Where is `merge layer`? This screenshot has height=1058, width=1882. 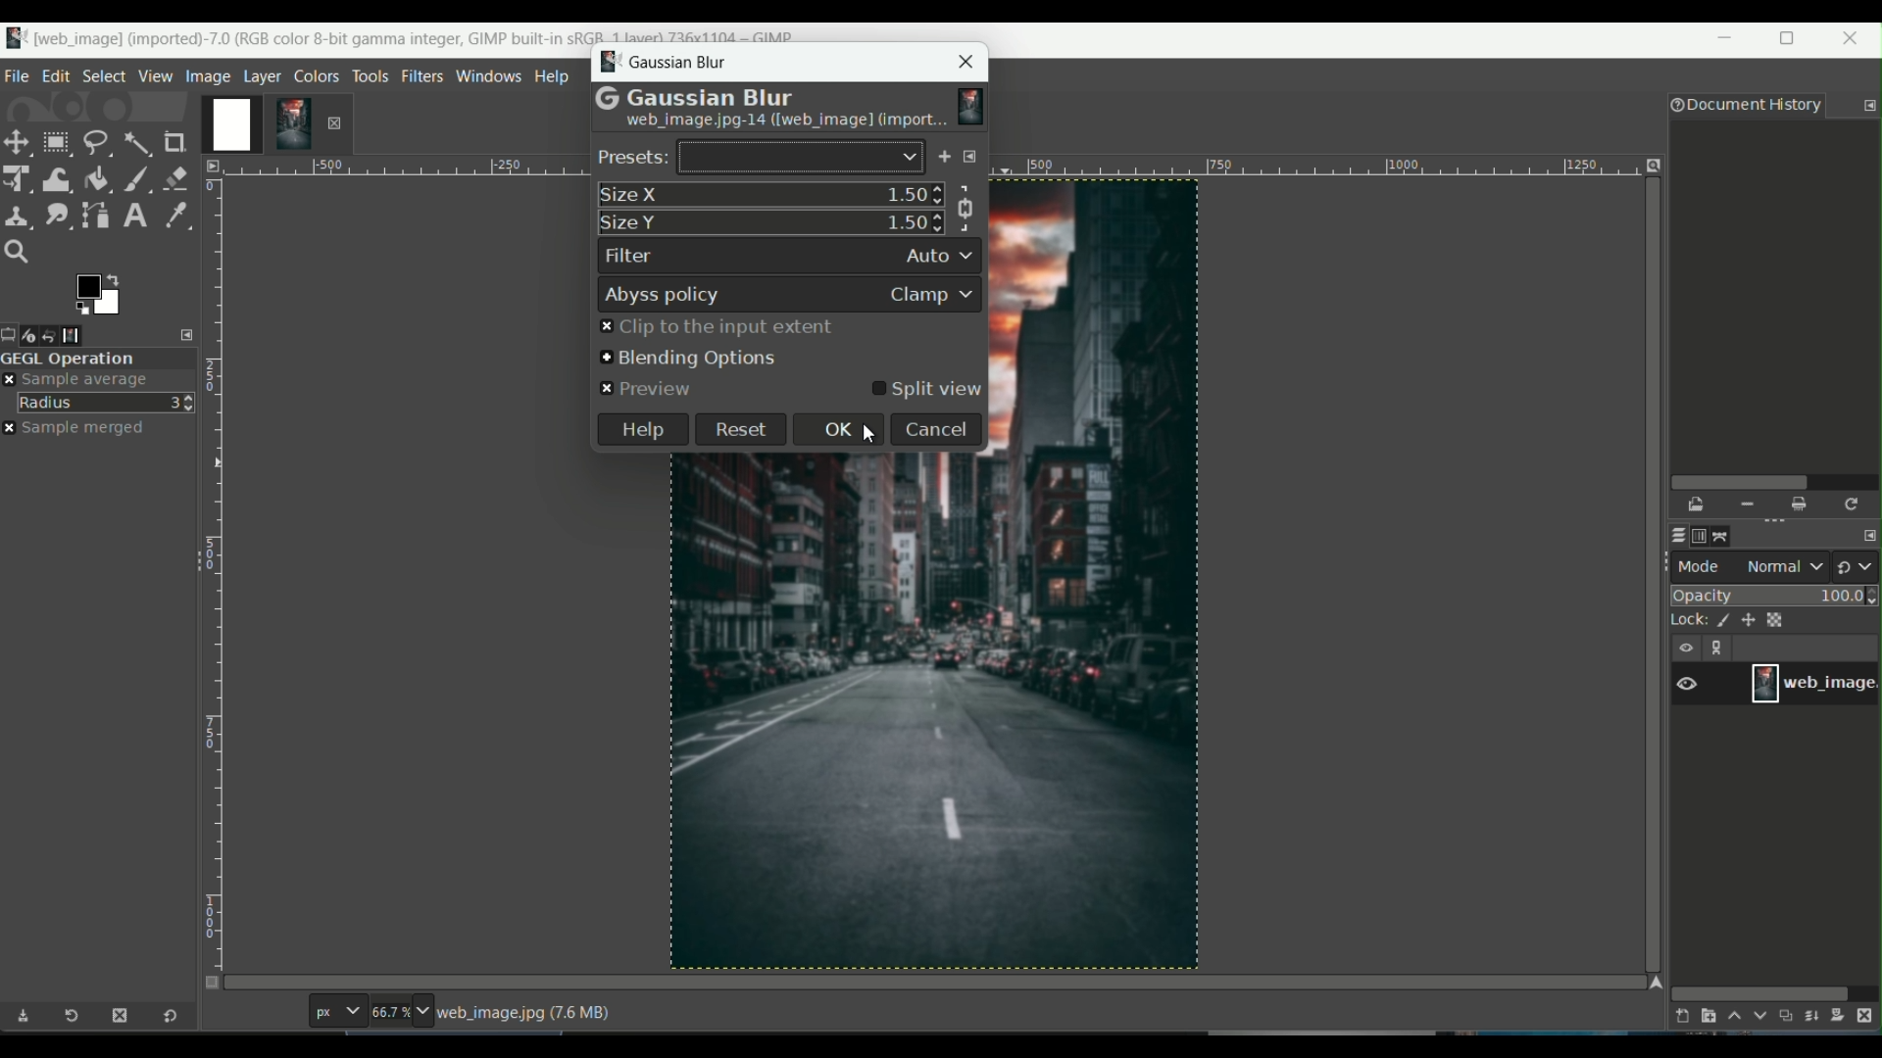
merge layer is located at coordinates (1813, 1017).